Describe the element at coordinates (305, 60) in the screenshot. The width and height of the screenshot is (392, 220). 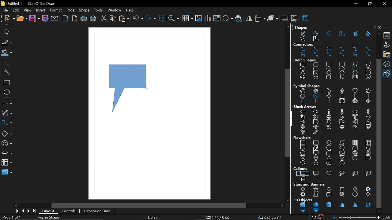
I see `basic shapes` at that location.